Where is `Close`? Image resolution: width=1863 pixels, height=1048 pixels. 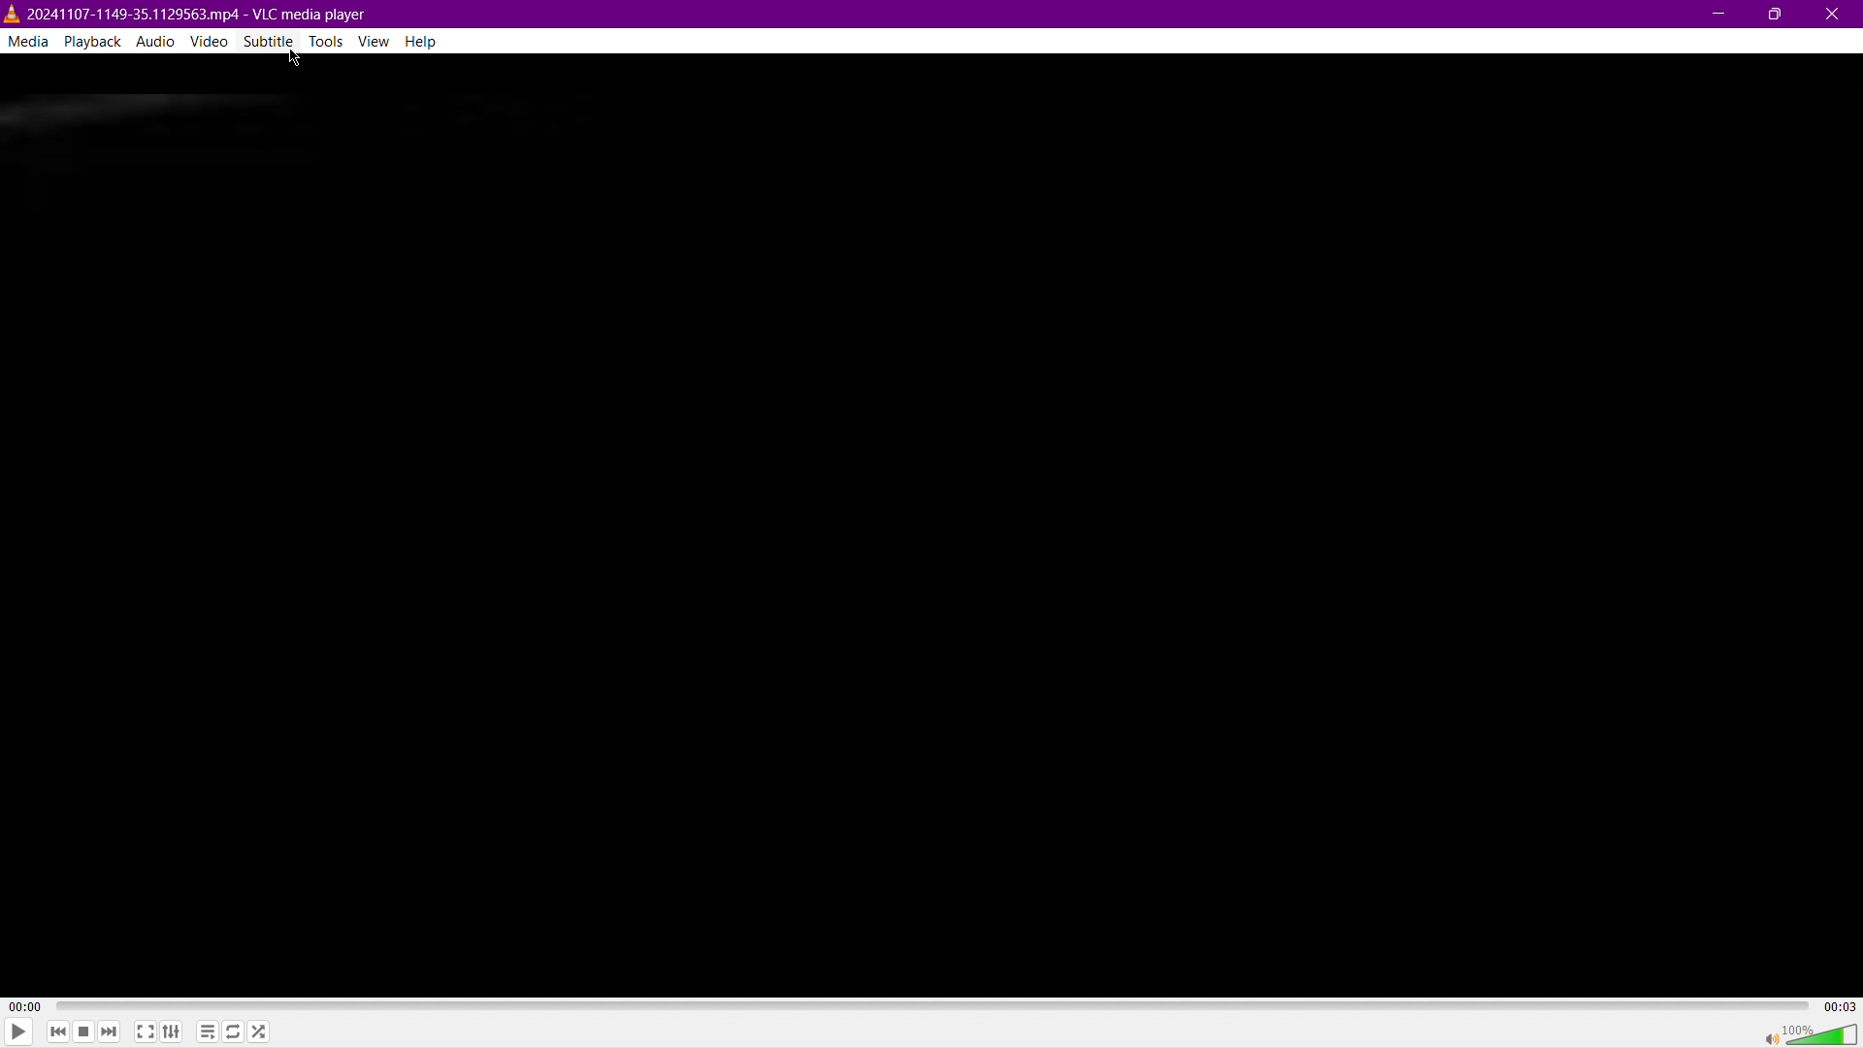
Close is located at coordinates (1835, 15).